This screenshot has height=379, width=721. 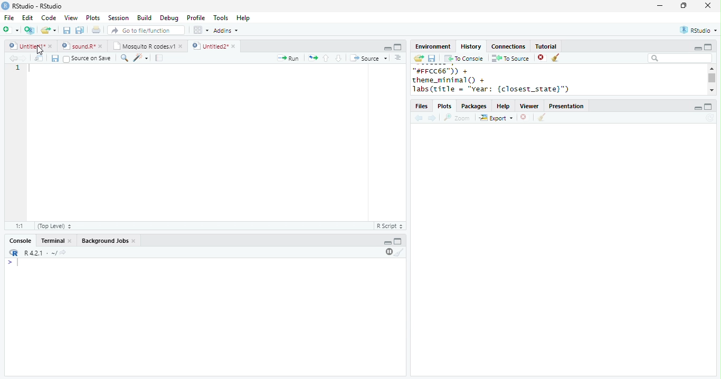 What do you see at coordinates (40, 6) in the screenshot?
I see `RStudio-RStudio` at bounding box center [40, 6].